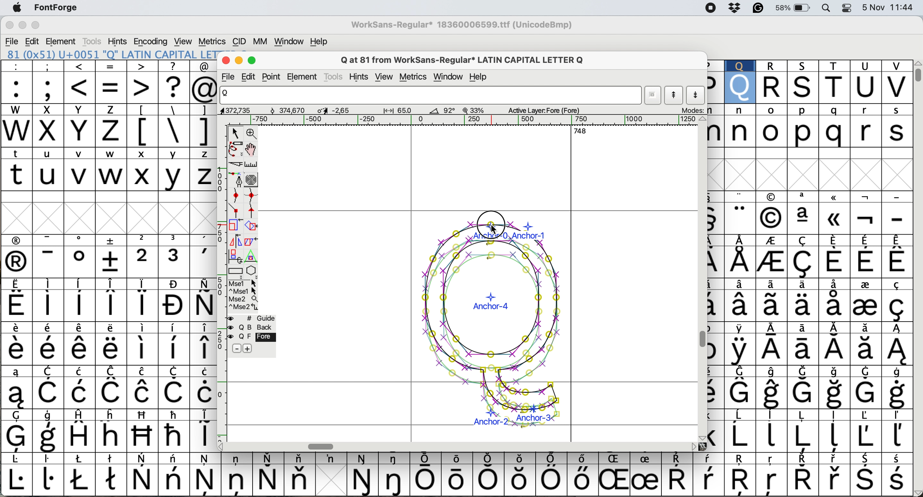 The width and height of the screenshot is (923, 497). Describe the element at coordinates (713, 8) in the screenshot. I see `screen recorder` at that location.